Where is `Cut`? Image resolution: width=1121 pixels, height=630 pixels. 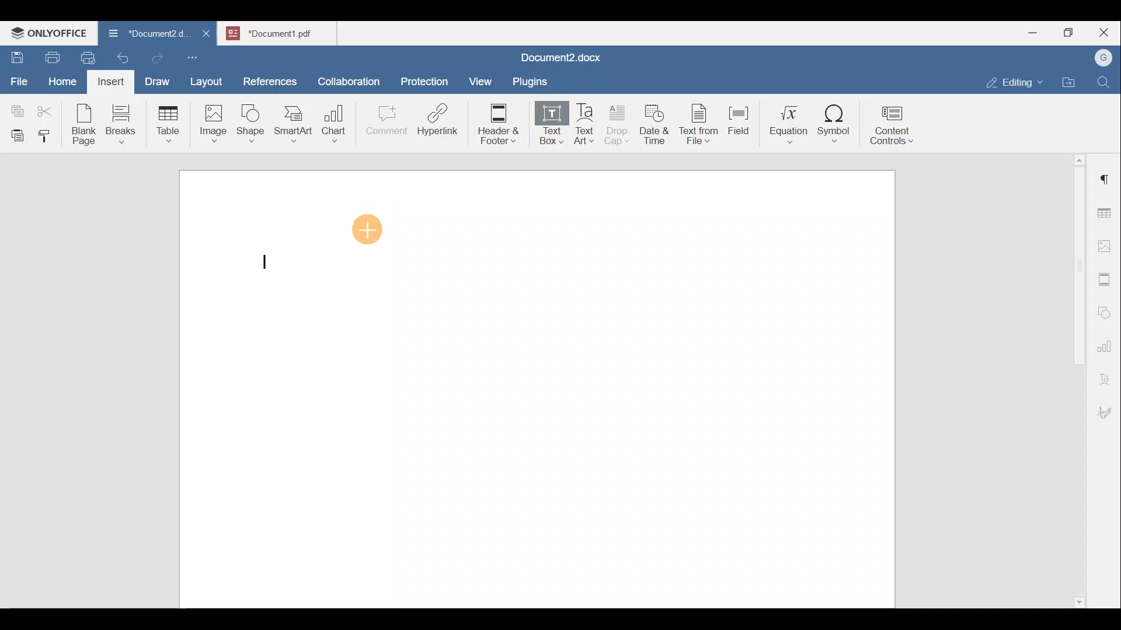 Cut is located at coordinates (49, 108).